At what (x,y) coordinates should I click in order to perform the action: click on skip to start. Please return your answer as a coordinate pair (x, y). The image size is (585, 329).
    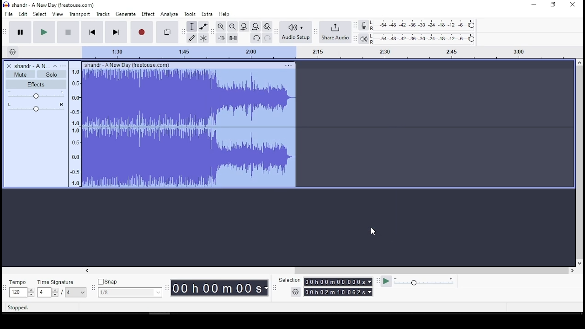
    Looking at the image, I should click on (92, 32).